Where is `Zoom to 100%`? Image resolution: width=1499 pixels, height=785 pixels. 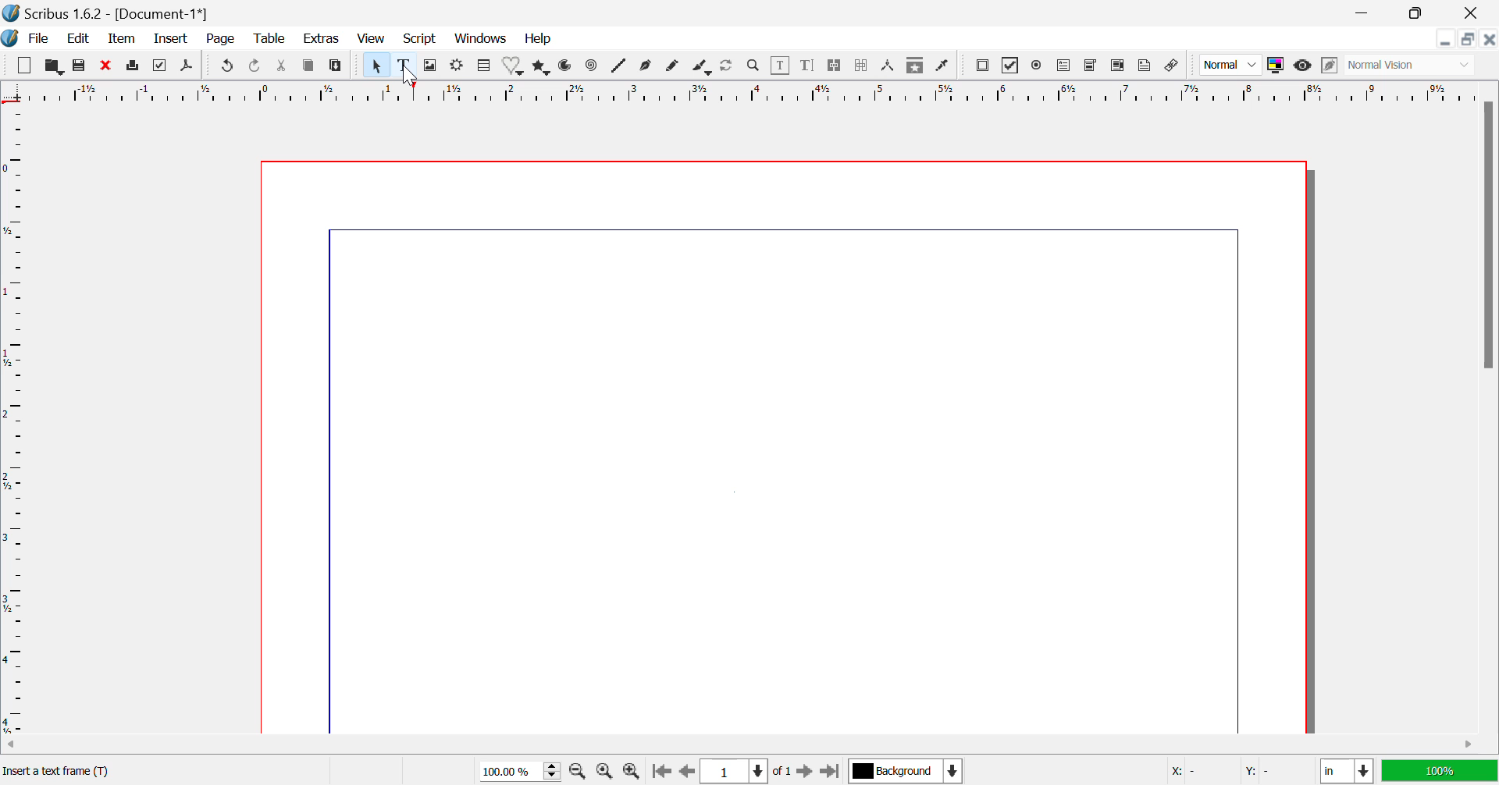
Zoom to 100% is located at coordinates (604, 773).